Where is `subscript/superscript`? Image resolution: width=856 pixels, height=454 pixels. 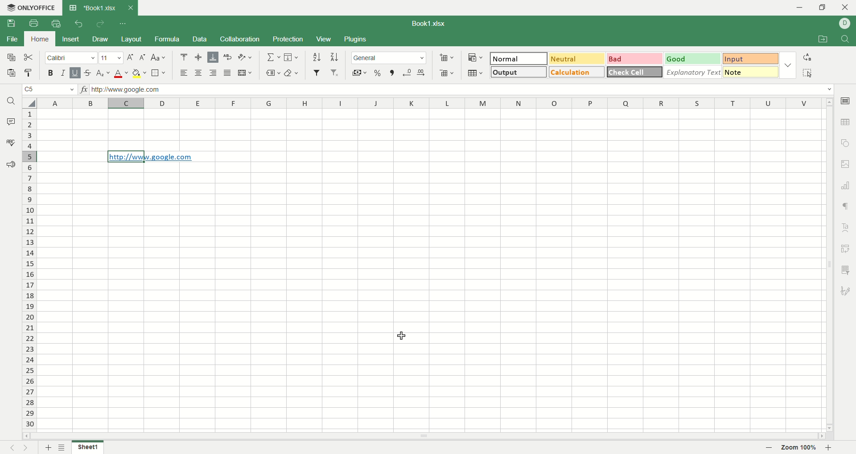
subscript/superscript is located at coordinates (103, 73).